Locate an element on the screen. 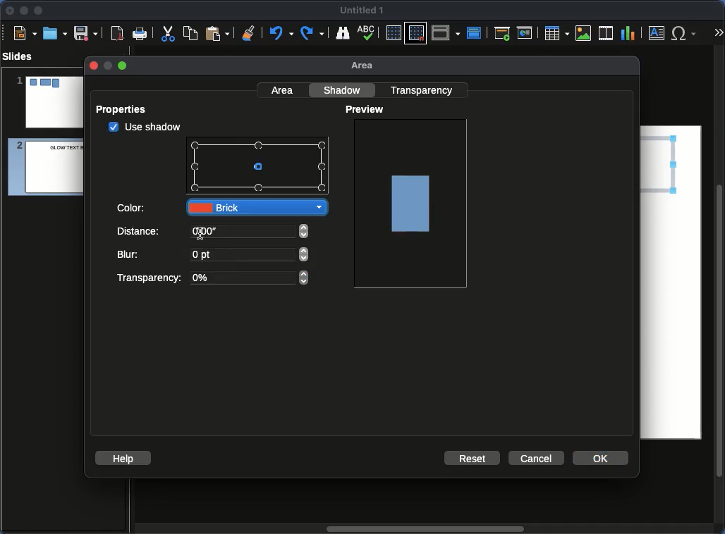  Ope is located at coordinates (55, 32).